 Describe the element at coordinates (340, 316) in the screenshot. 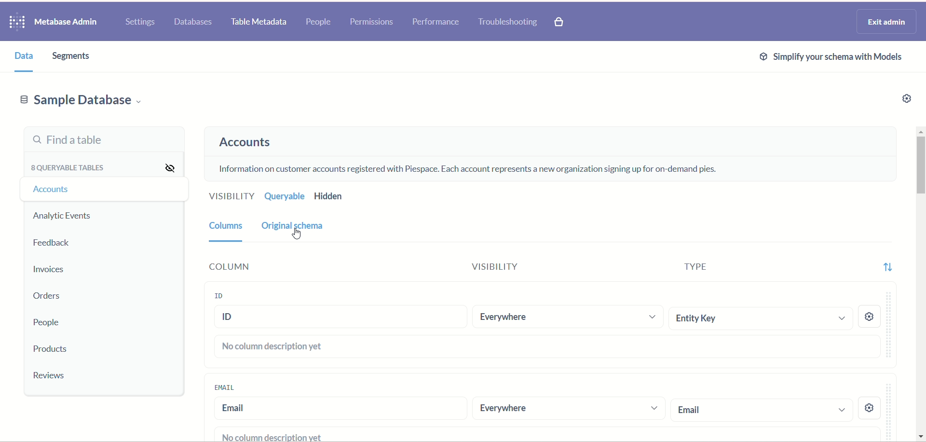

I see `ID` at that location.